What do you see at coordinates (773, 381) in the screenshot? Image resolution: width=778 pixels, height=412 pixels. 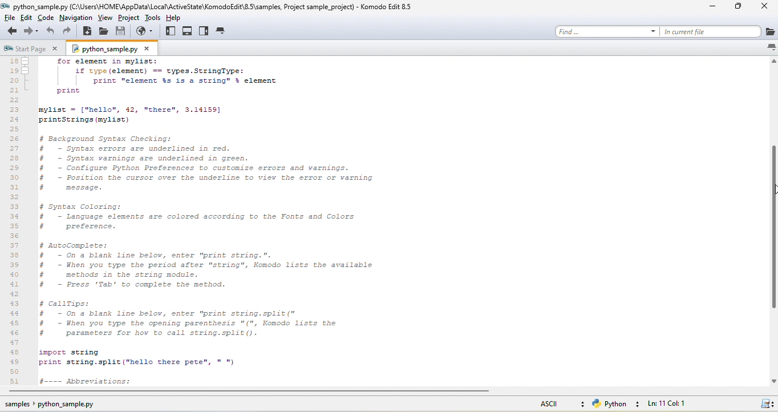 I see `scroll down` at bounding box center [773, 381].